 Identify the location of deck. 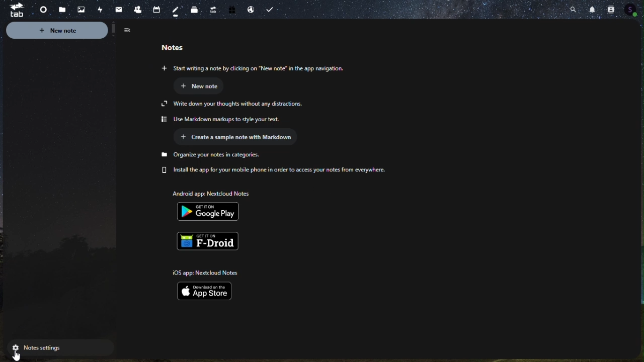
(195, 10).